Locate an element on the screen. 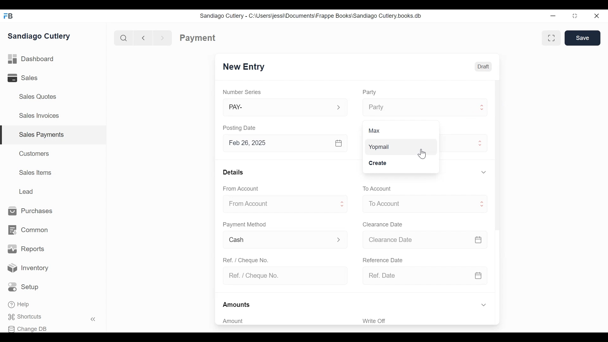 The height and width of the screenshot is (342, 608). From Account is located at coordinates (278, 204).